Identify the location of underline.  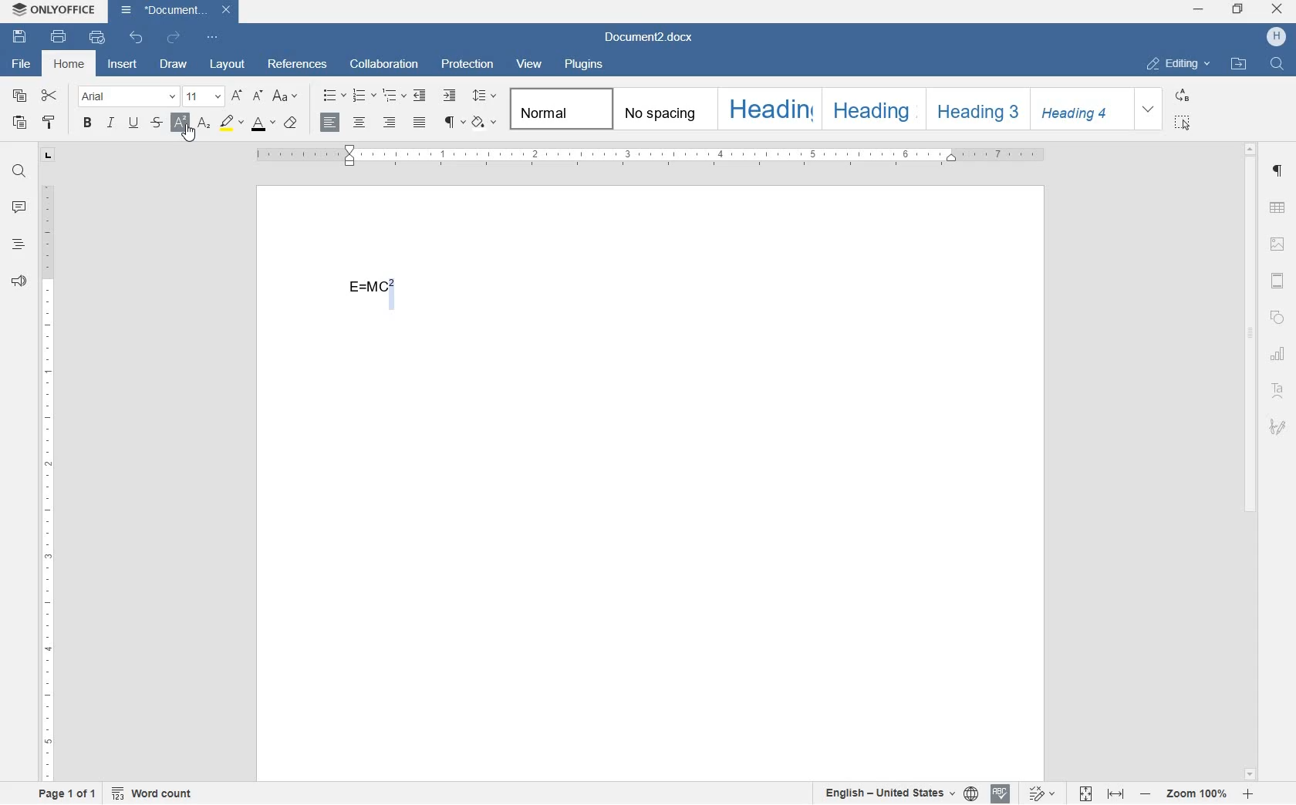
(135, 122).